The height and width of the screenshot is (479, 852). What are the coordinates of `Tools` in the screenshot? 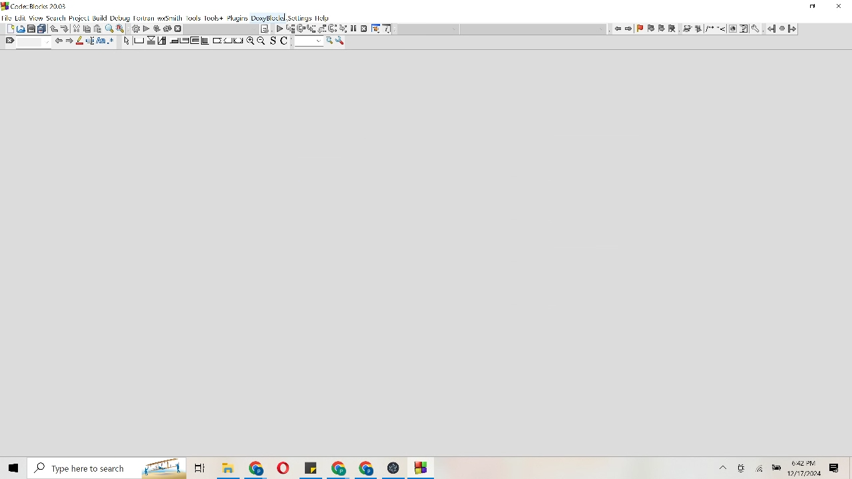 It's located at (341, 41).